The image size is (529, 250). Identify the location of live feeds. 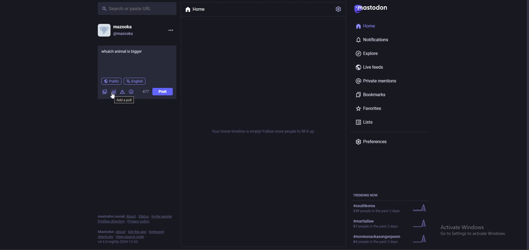
(373, 67).